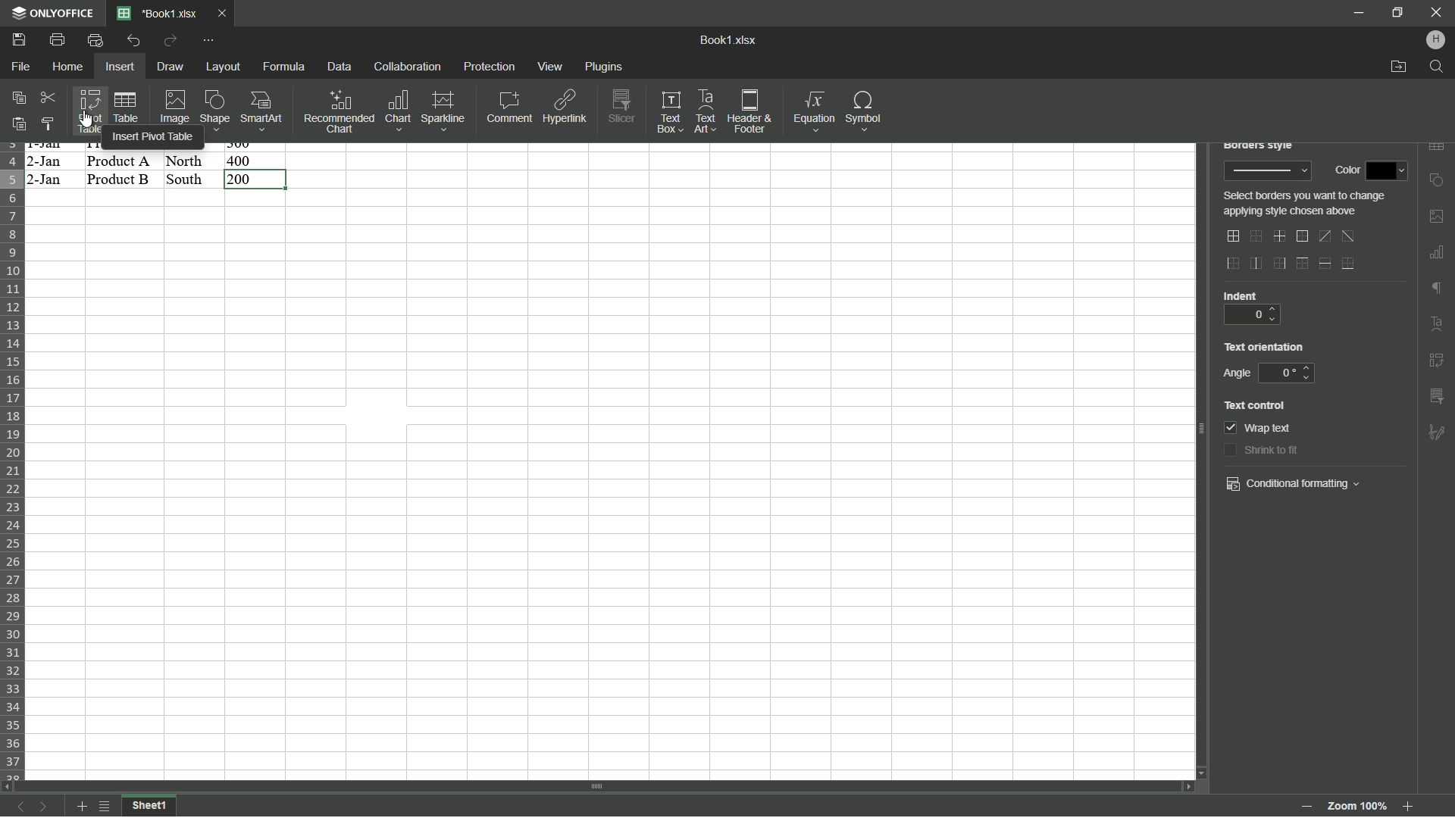 This screenshot has height=818, width=1455. I want to click on list of sheets, so click(106, 805).